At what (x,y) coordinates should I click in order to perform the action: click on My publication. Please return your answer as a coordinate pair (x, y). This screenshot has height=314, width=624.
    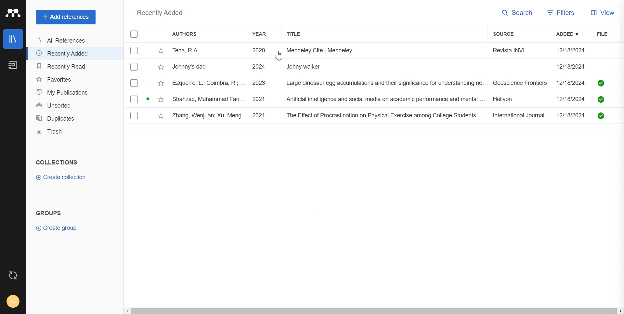
    Looking at the image, I should click on (75, 92).